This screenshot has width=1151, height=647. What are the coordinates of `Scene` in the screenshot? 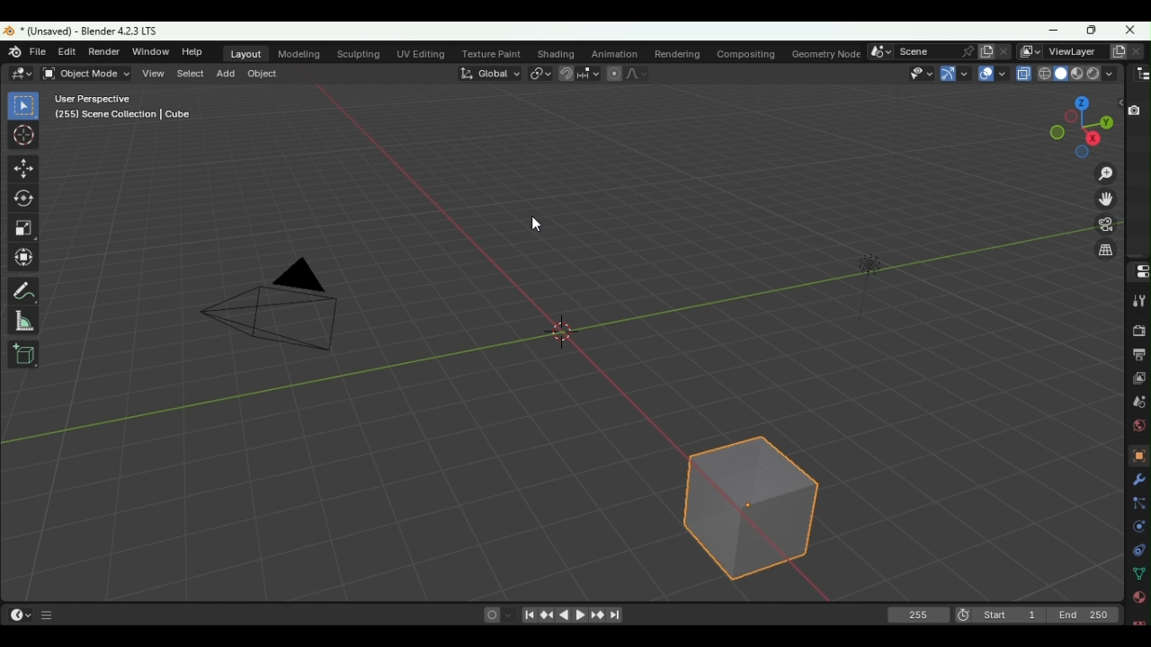 It's located at (1138, 402).